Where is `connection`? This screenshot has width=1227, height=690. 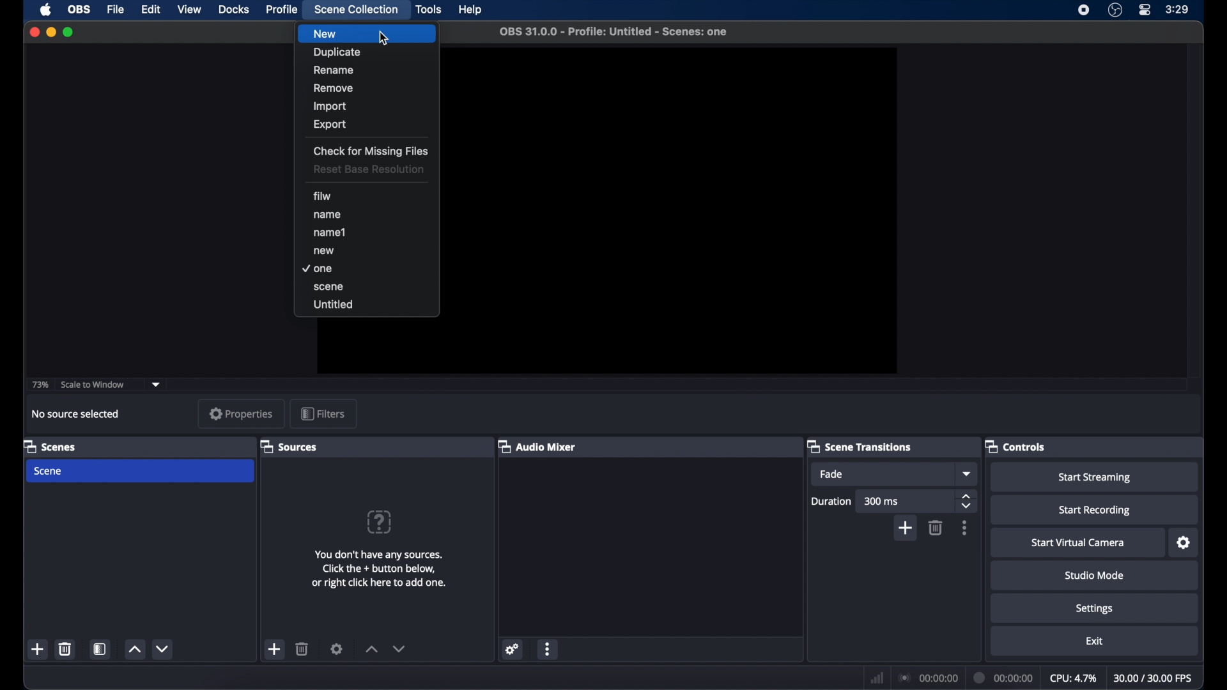
connection is located at coordinates (927, 677).